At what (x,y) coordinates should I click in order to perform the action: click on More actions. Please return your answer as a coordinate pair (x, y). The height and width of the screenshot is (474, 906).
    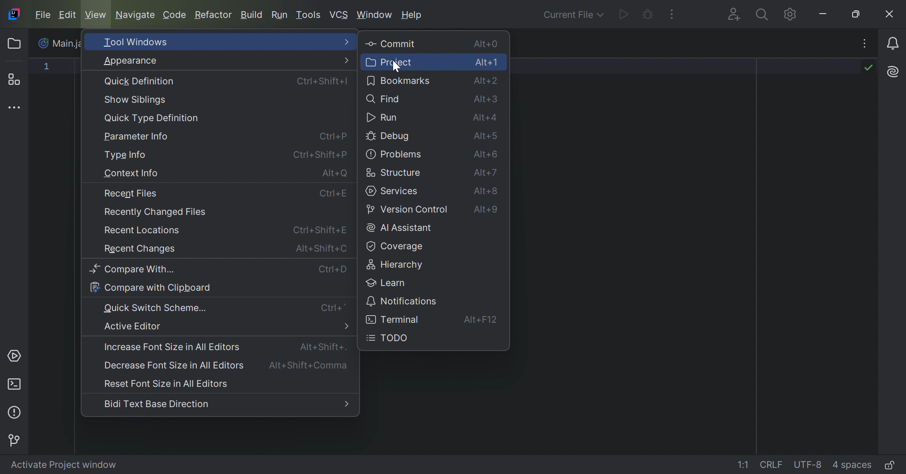
    Looking at the image, I should click on (672, 14).